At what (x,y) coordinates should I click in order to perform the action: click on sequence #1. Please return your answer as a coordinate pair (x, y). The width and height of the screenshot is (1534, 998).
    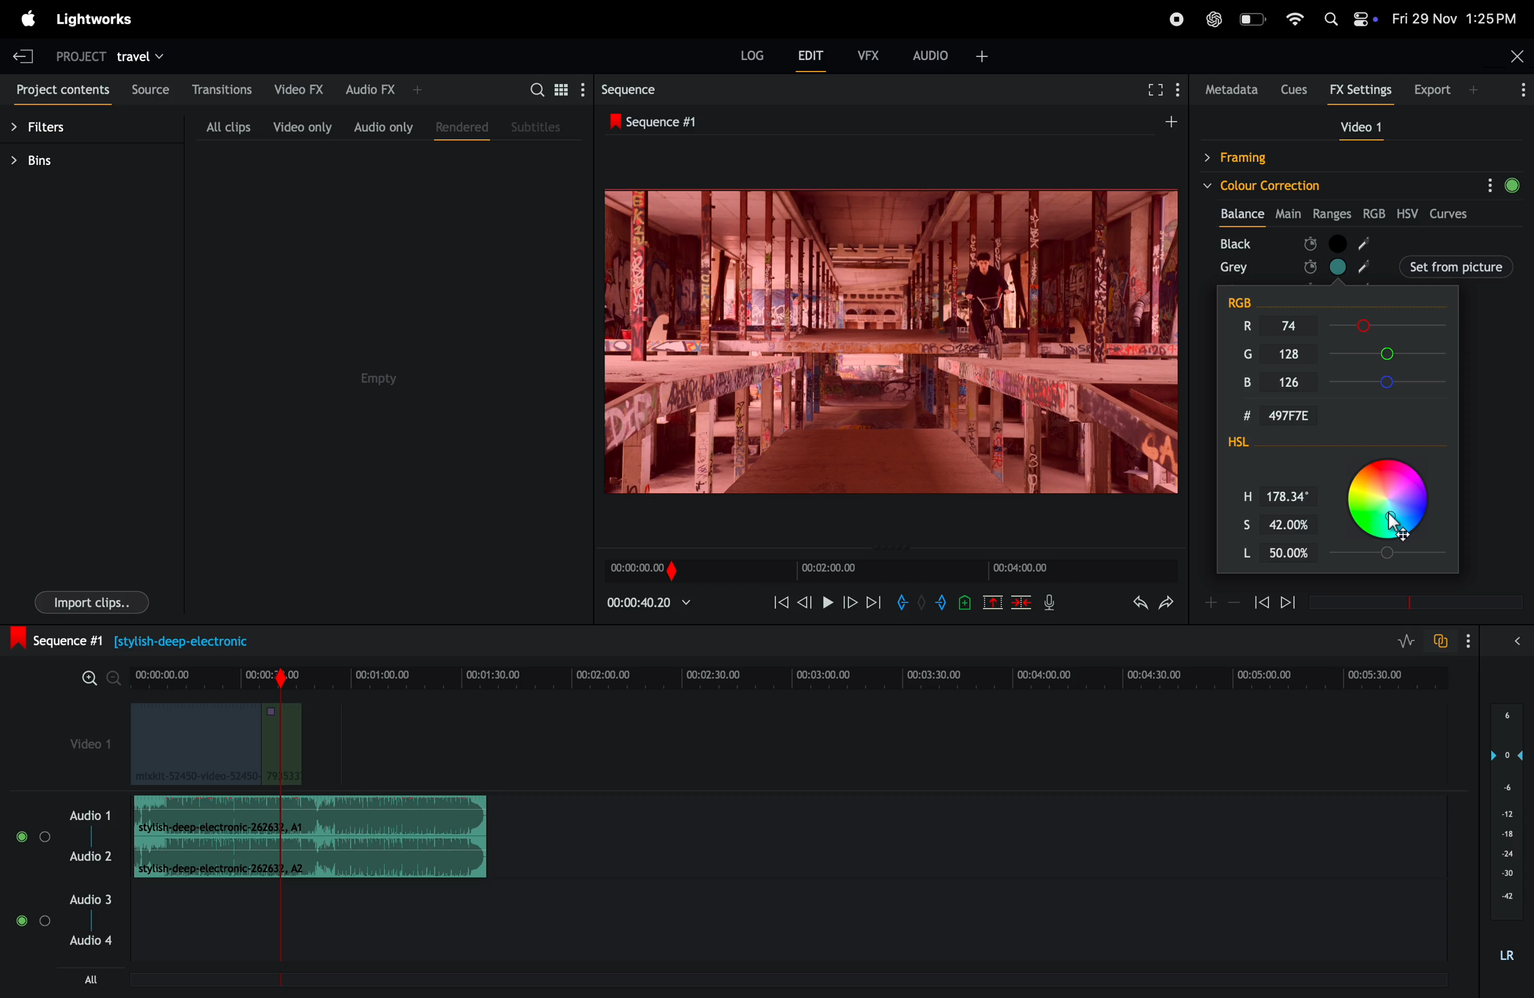
    Looking at the image, I should click on (142, 639).